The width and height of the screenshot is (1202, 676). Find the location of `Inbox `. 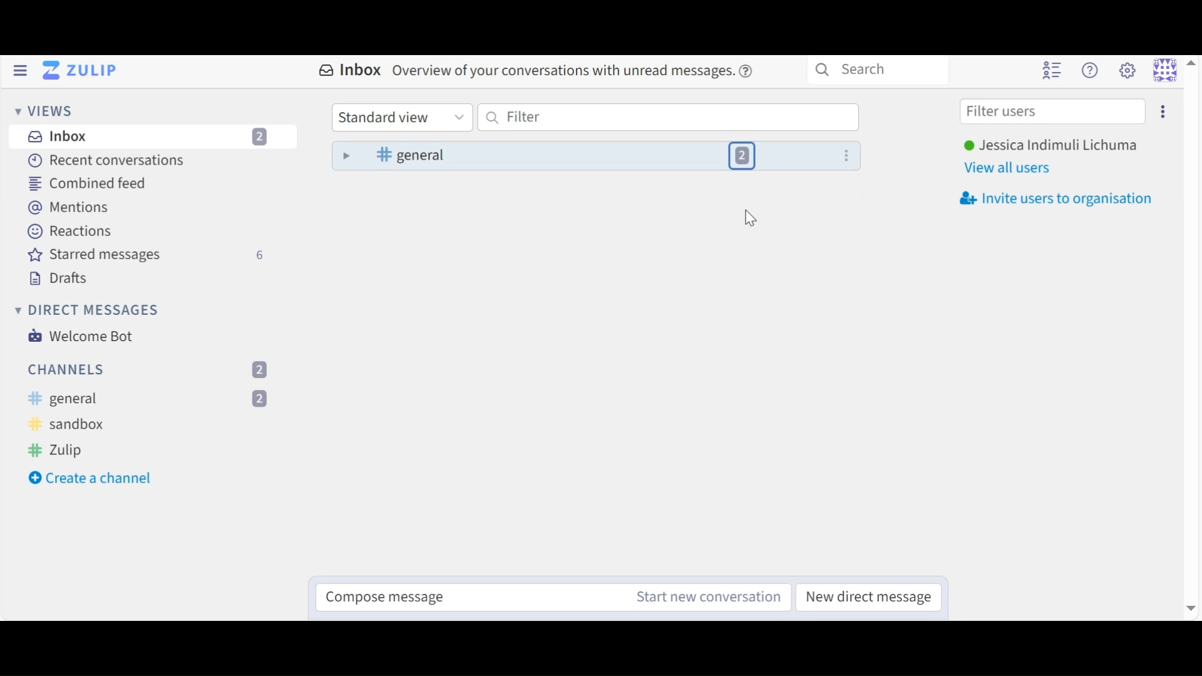

Inbox  is located at coordinates (152, 137).